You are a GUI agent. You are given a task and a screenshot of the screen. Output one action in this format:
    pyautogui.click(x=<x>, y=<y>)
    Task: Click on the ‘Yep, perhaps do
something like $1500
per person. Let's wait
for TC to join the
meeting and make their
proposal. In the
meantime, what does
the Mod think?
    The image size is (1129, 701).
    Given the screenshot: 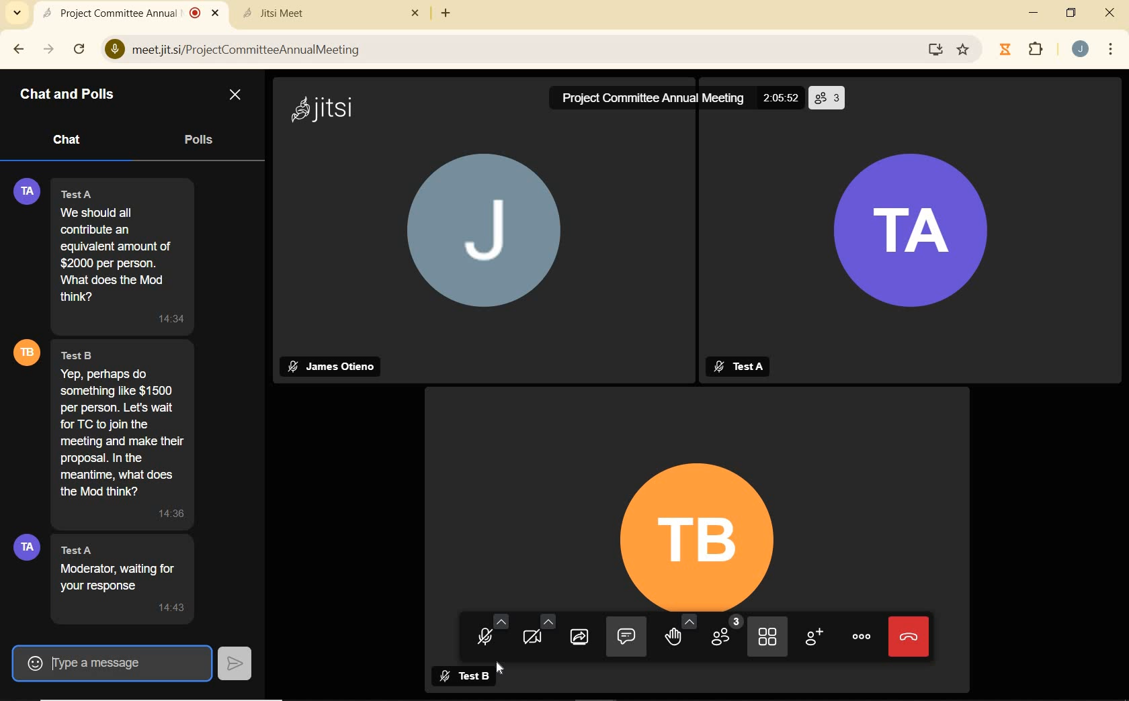 What is the action you would take?
    pyautogui.click(x=127, y=432)
    